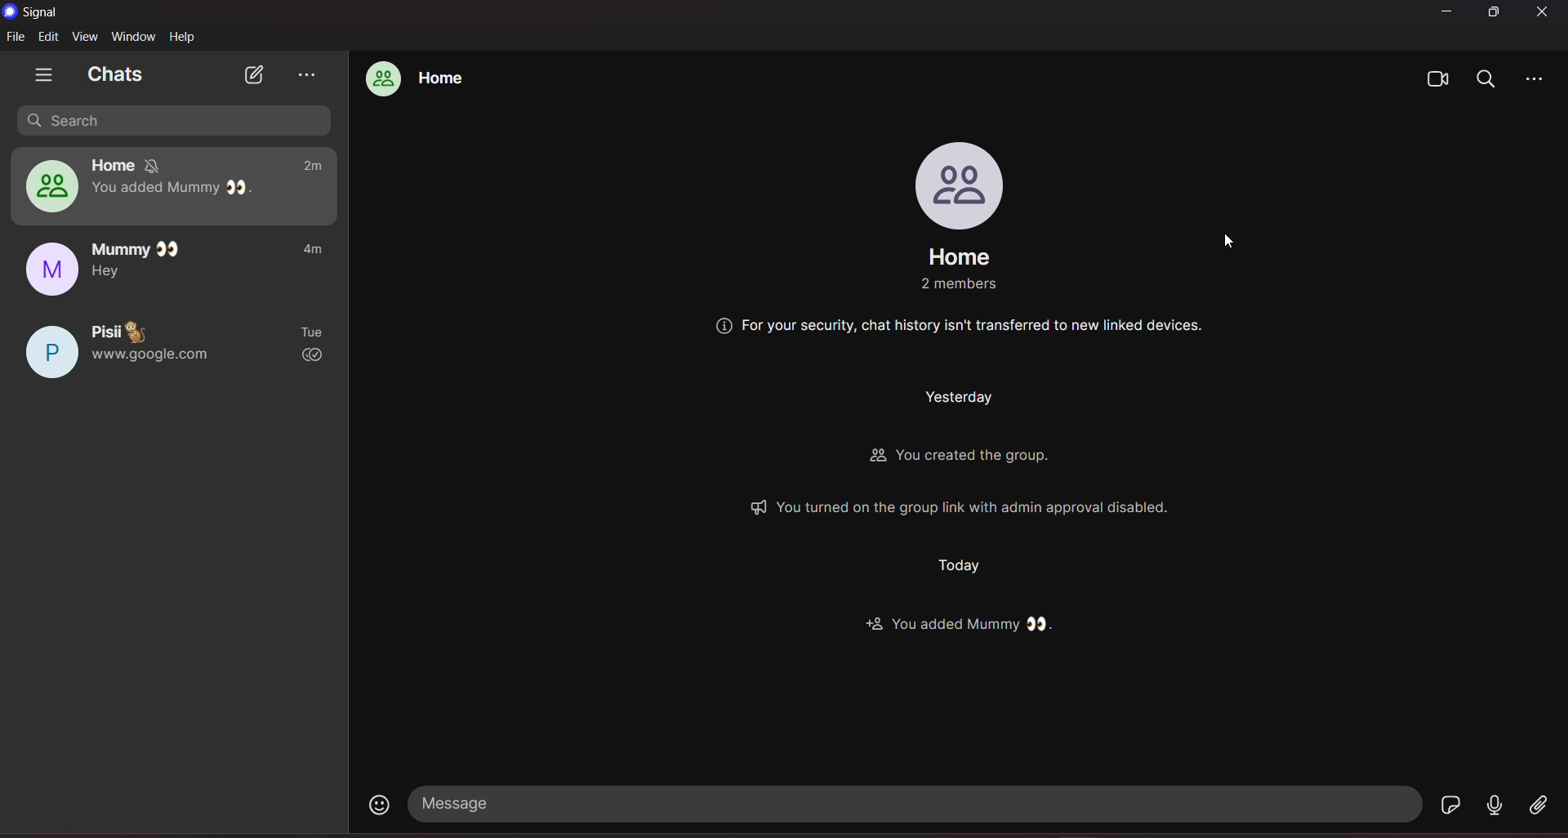  What do you see at coordinates (45, 11) in the screenshot?
I see `title` at bounding box center [45, 11].